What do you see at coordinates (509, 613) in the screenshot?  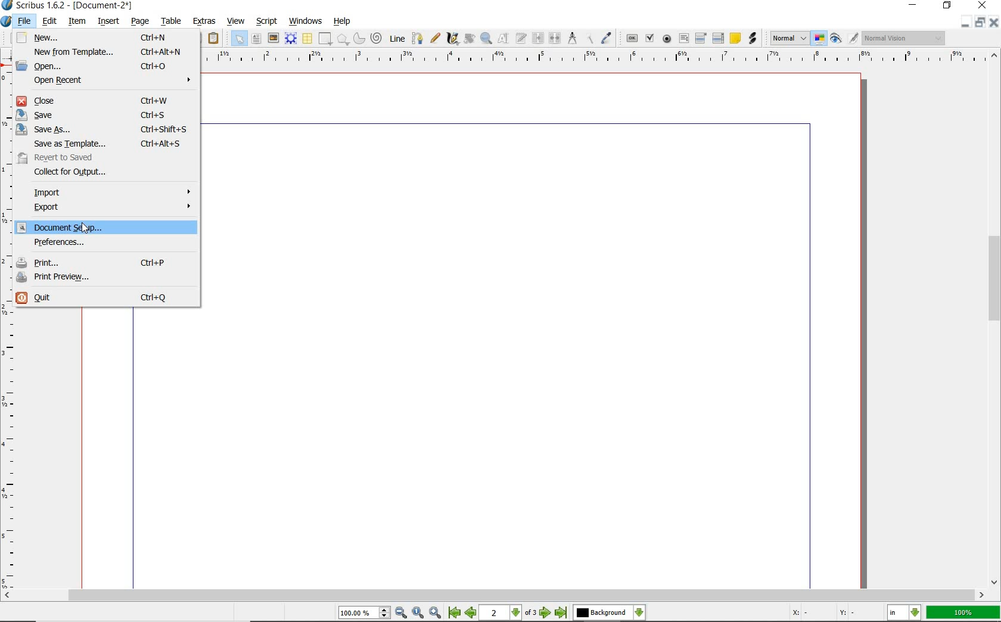 I see `2 of 3` at bounding box center [509, 613].